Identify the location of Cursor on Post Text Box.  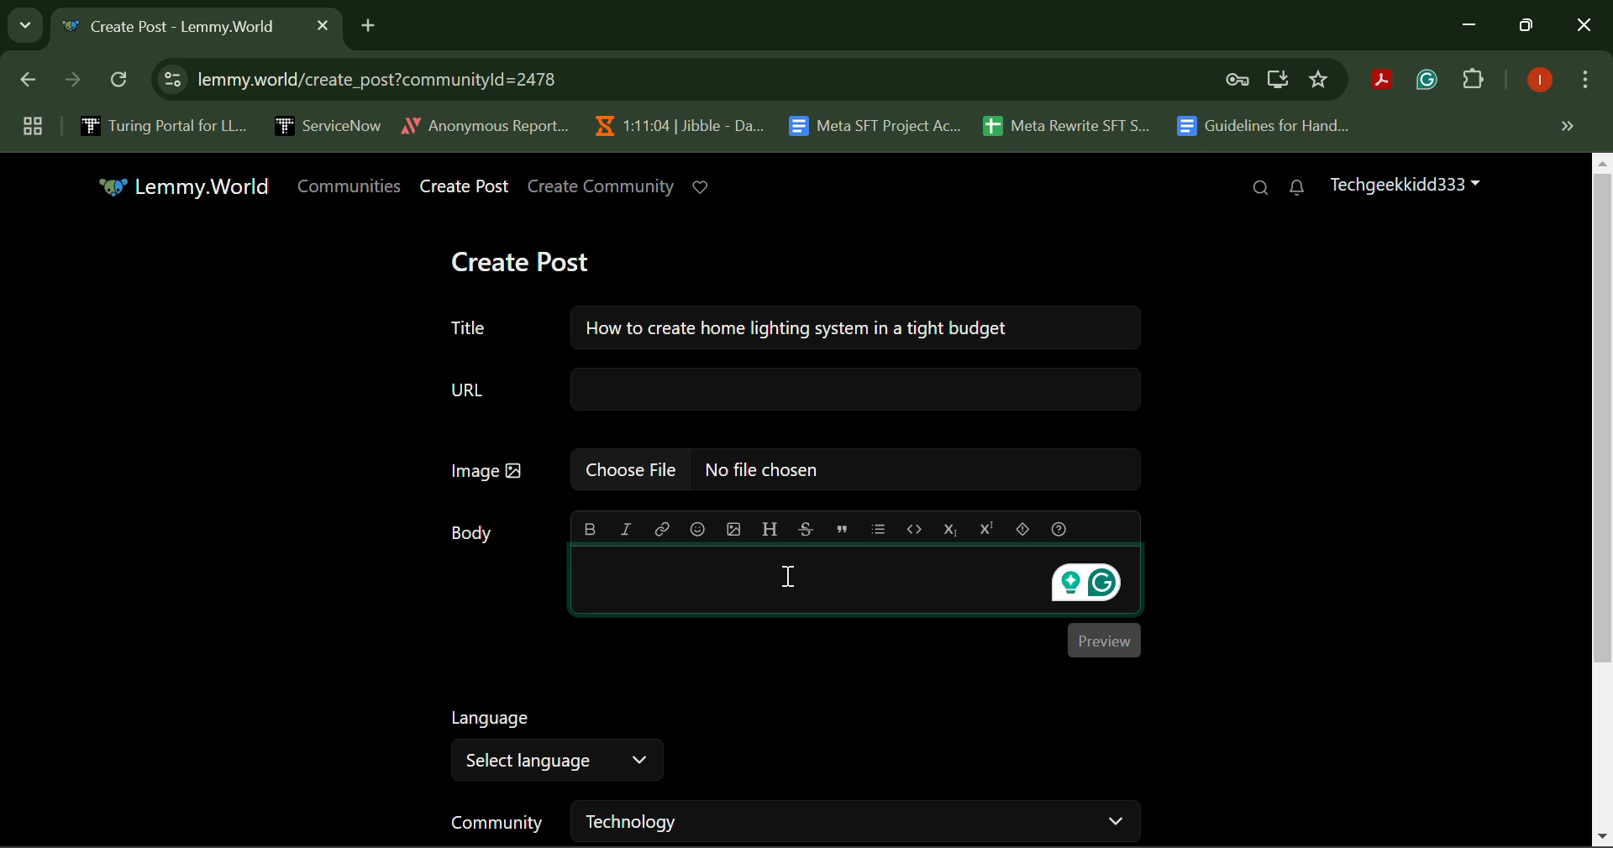
(786, 578).